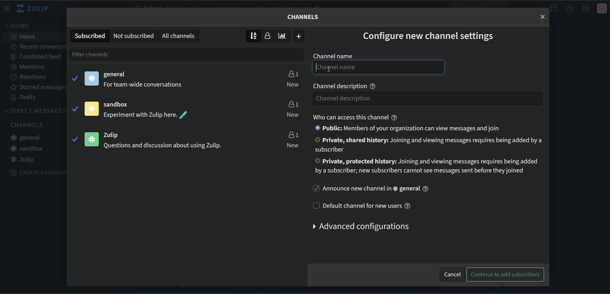 This screenshot has width=610, height=294. Describe the element at coordinates (293, 115) in the screenshot. I see `new` at that location.